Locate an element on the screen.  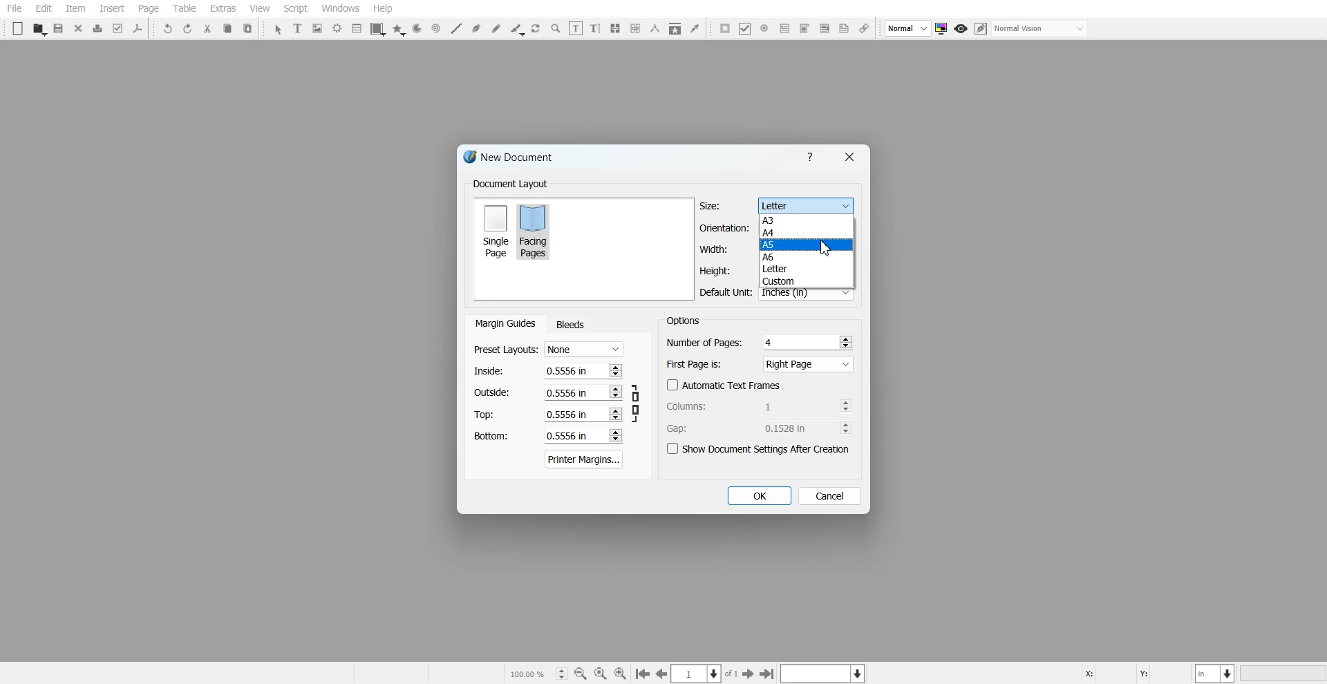
Edit Text is located at coordinates (595, 28).